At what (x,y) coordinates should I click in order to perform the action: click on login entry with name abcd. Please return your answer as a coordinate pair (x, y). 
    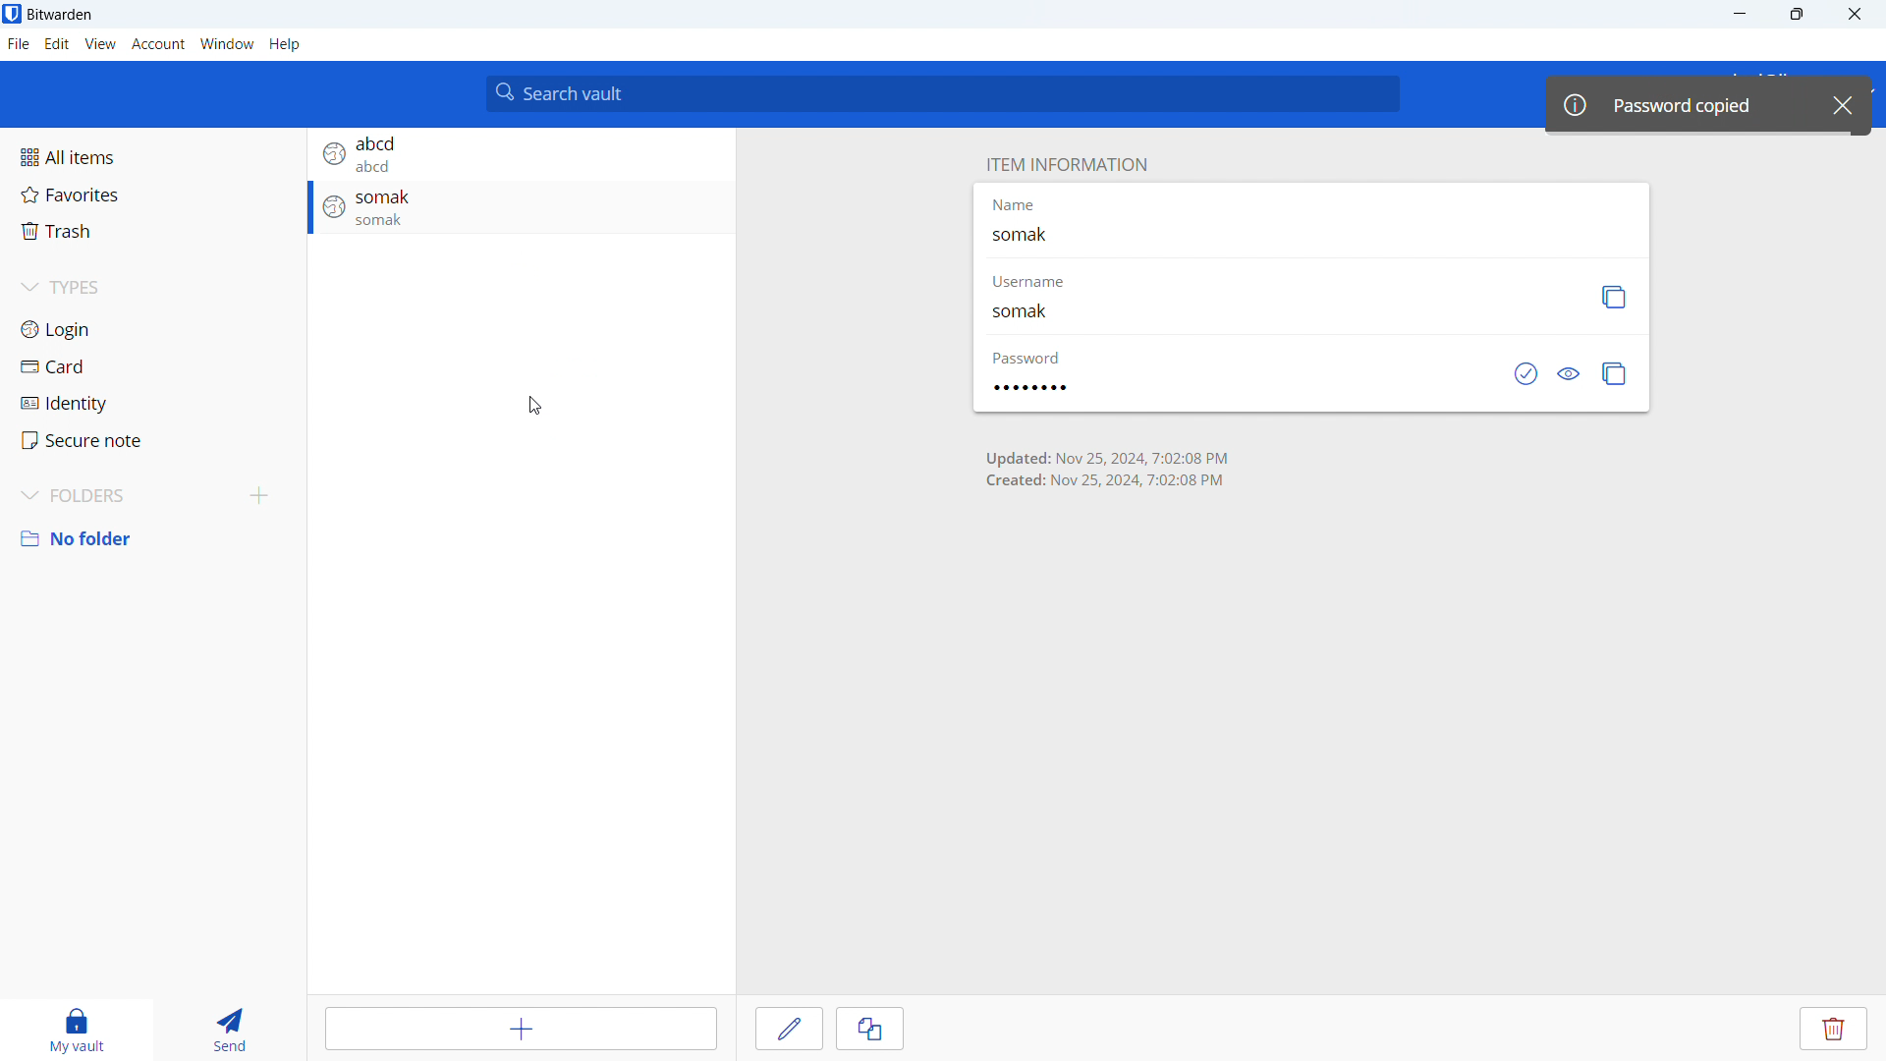
    Looking at the image, I should click on (521, 153).